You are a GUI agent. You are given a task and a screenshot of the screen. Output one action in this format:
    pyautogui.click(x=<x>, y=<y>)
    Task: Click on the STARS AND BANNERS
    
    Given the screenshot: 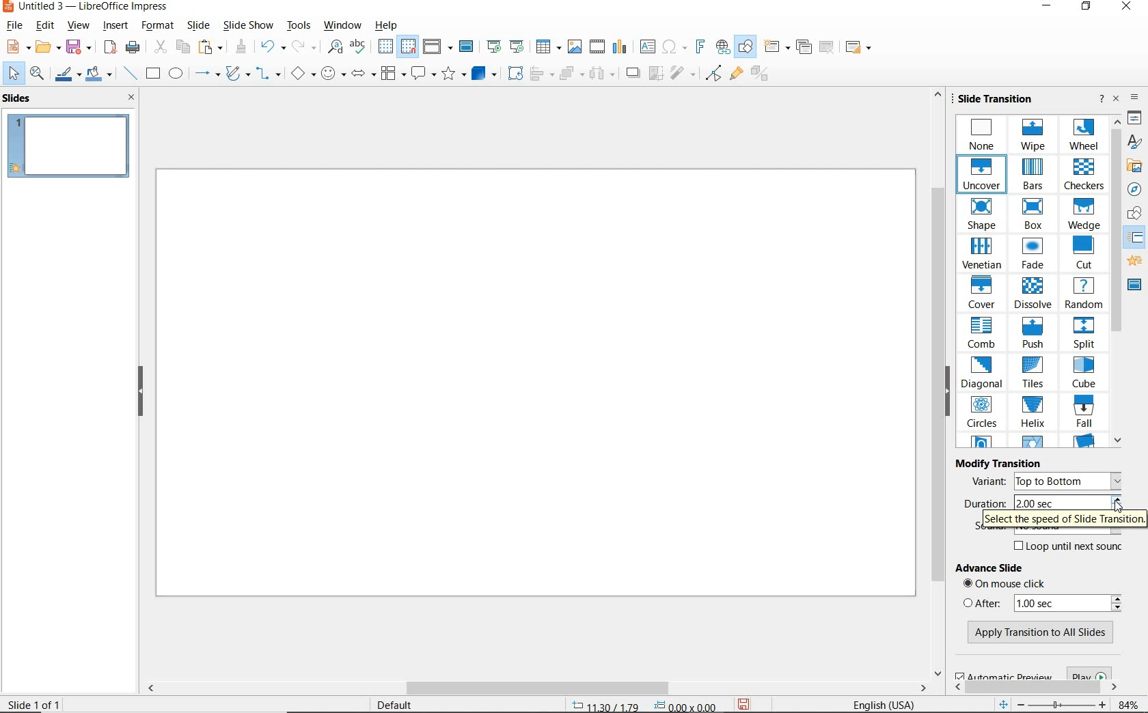 What is the action you would take?
    pyautogui.click(x=452, y=74)
    